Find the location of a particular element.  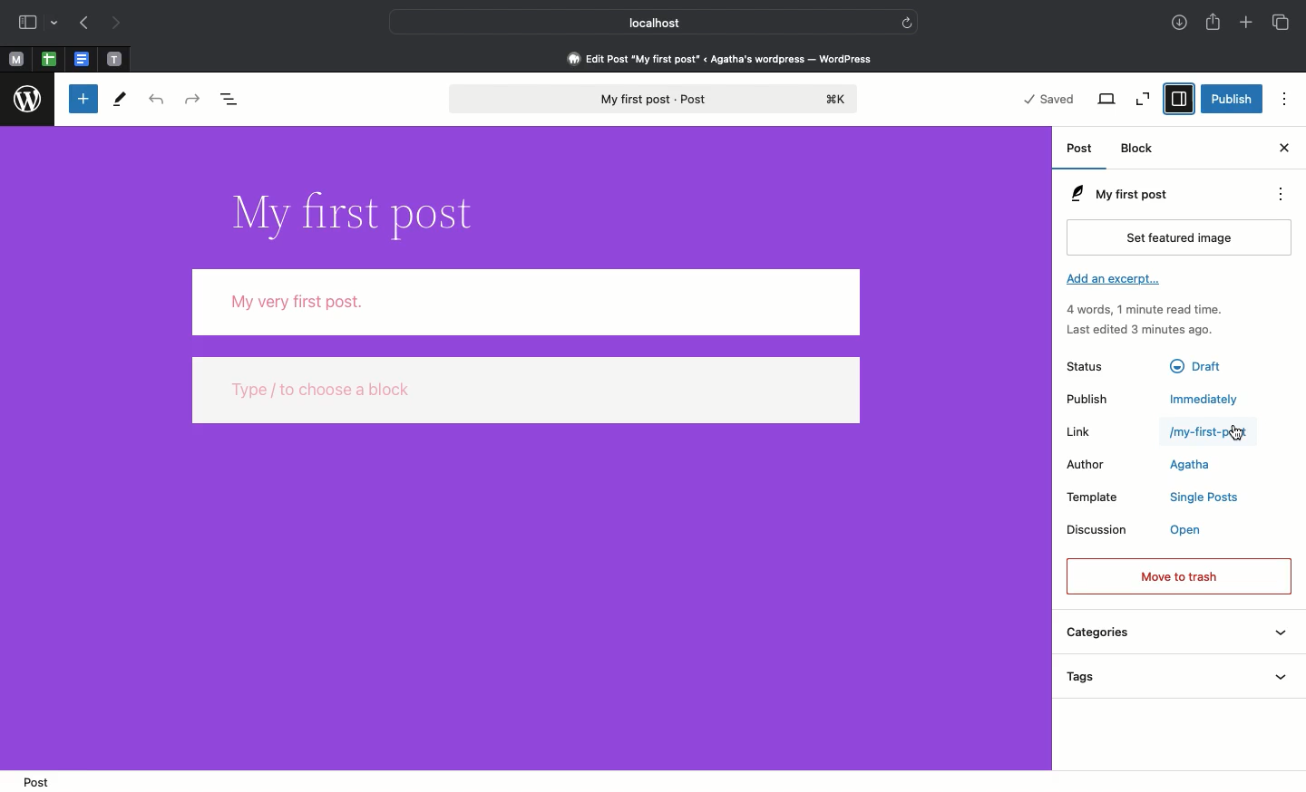

Draft is located at coordinates (1200, 366).